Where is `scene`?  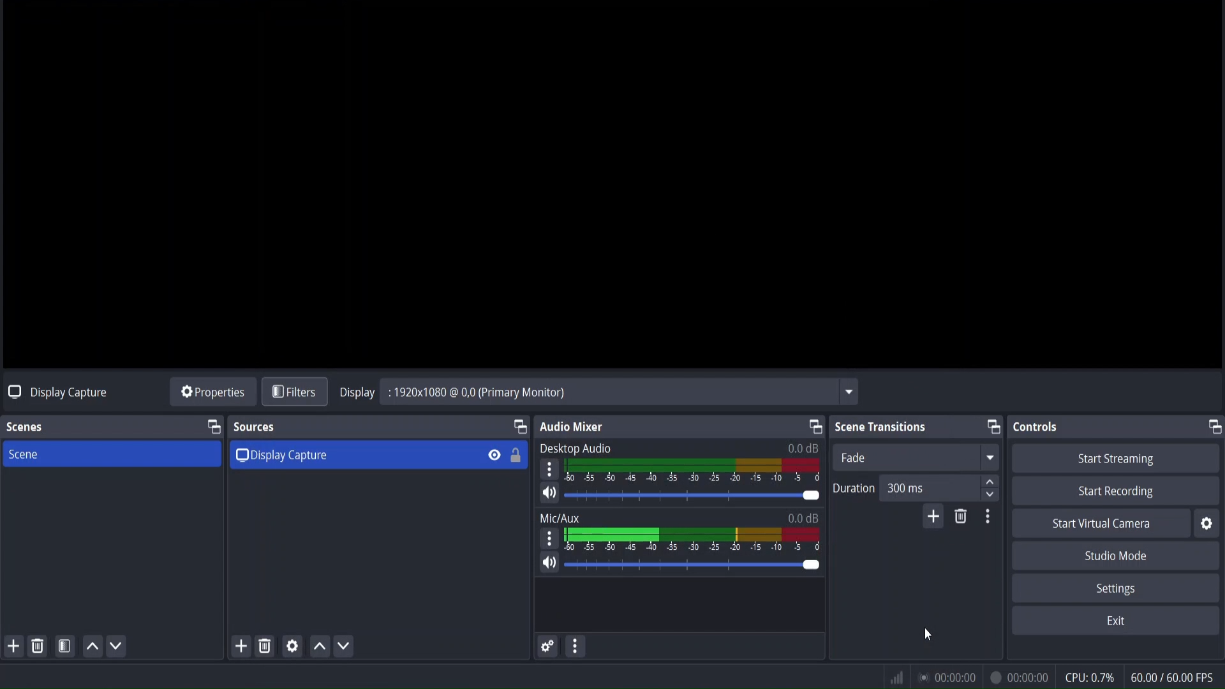
scene is located at coordinates (24, 456).